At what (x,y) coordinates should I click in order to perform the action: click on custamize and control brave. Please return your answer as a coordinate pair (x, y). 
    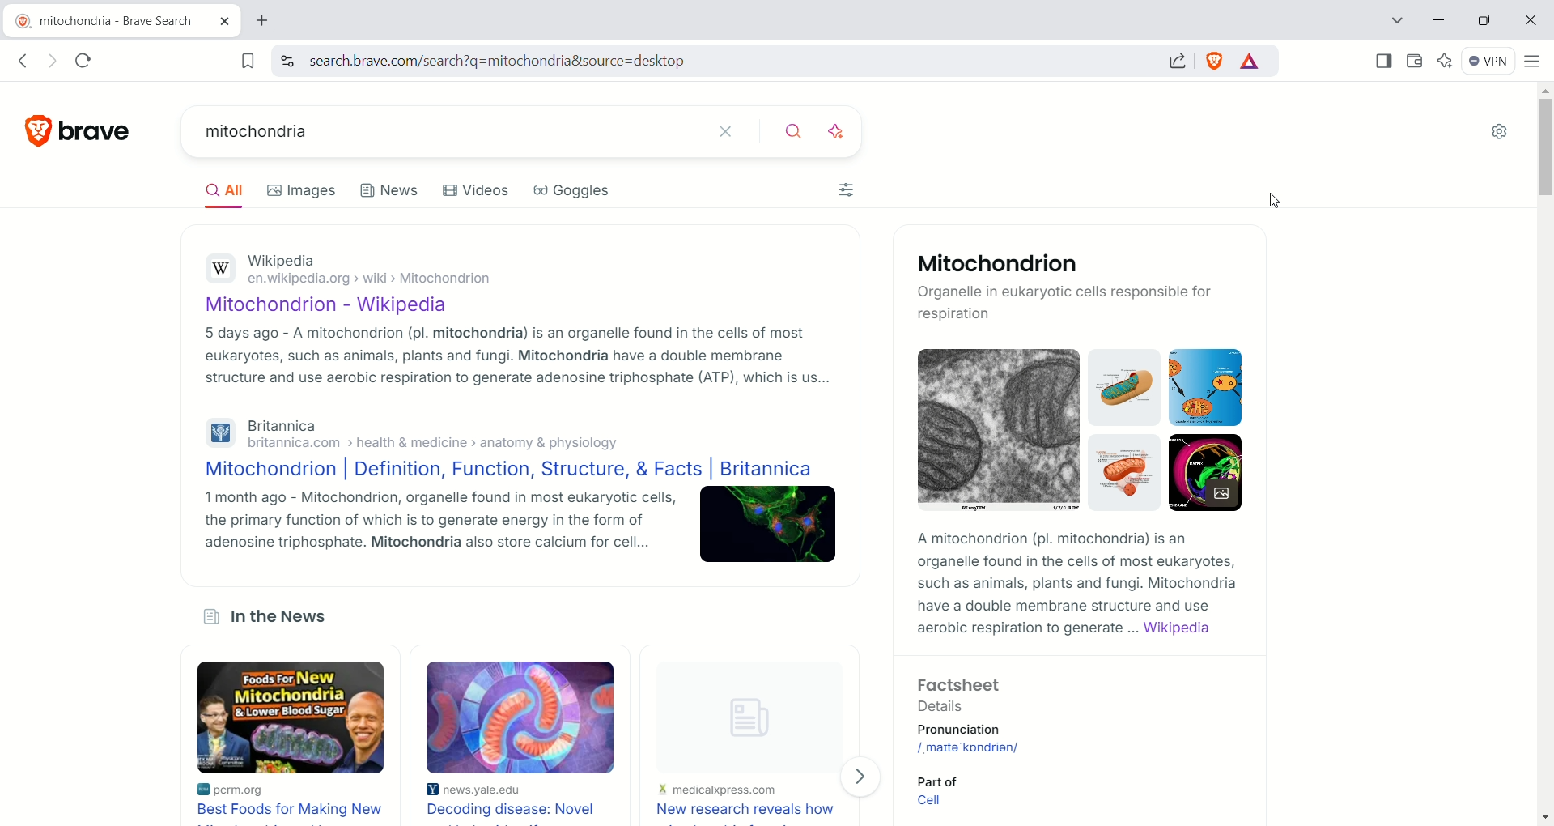
    Looking at the image, I should click on (1534, 62).